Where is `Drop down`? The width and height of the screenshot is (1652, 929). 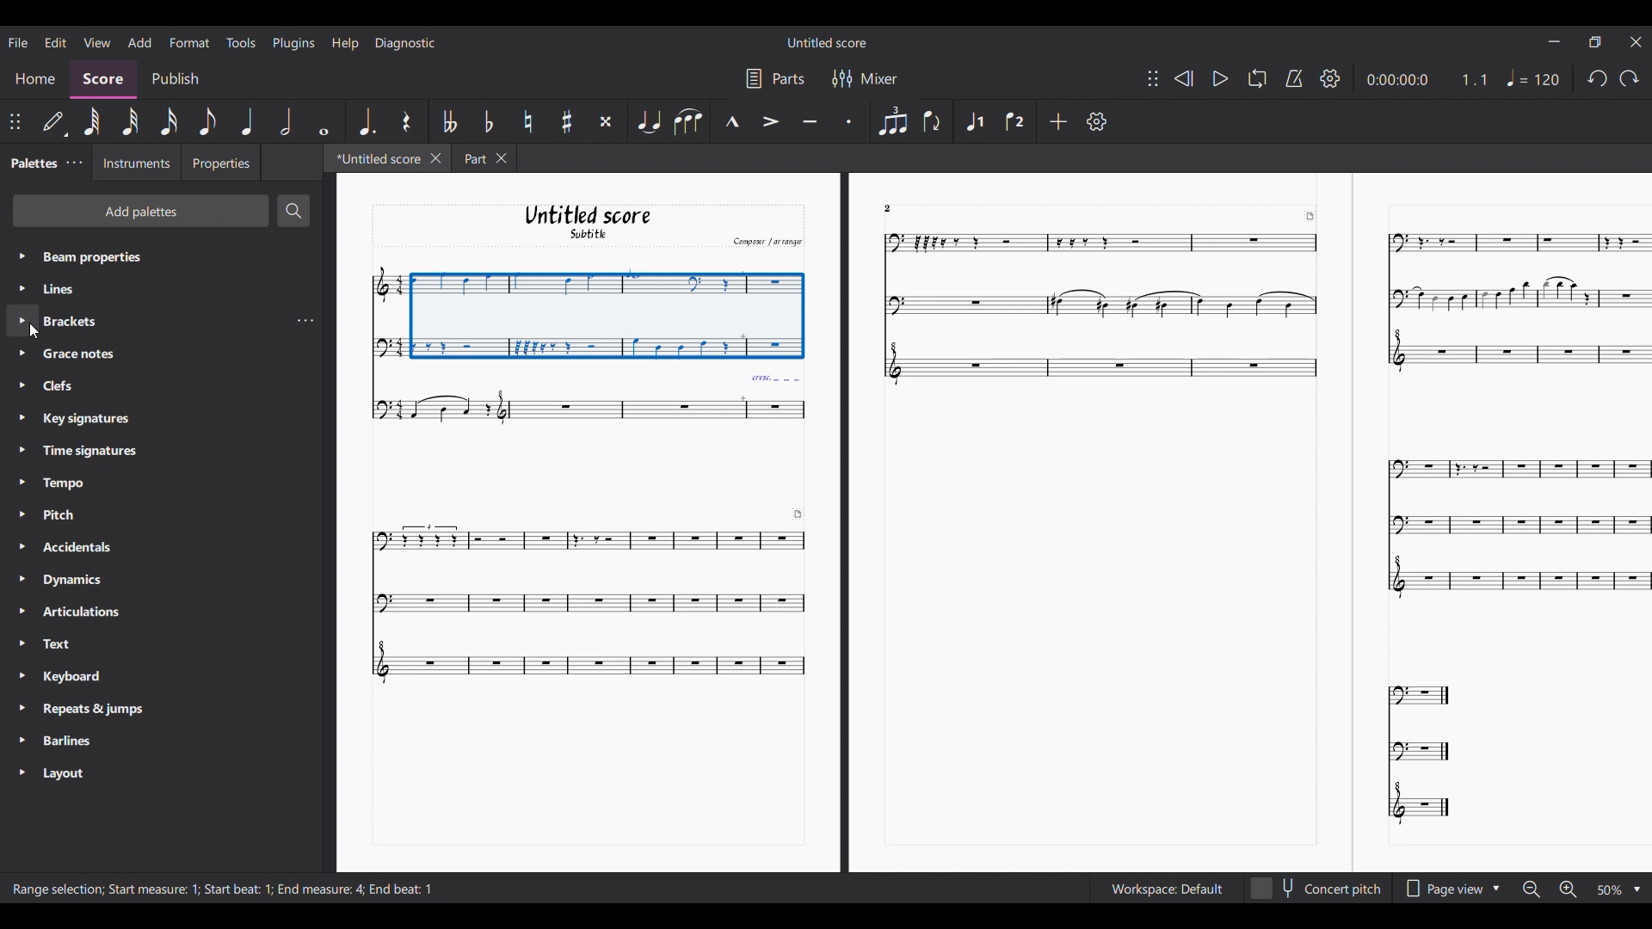
Drop down is located at coordinates (1499, 887).